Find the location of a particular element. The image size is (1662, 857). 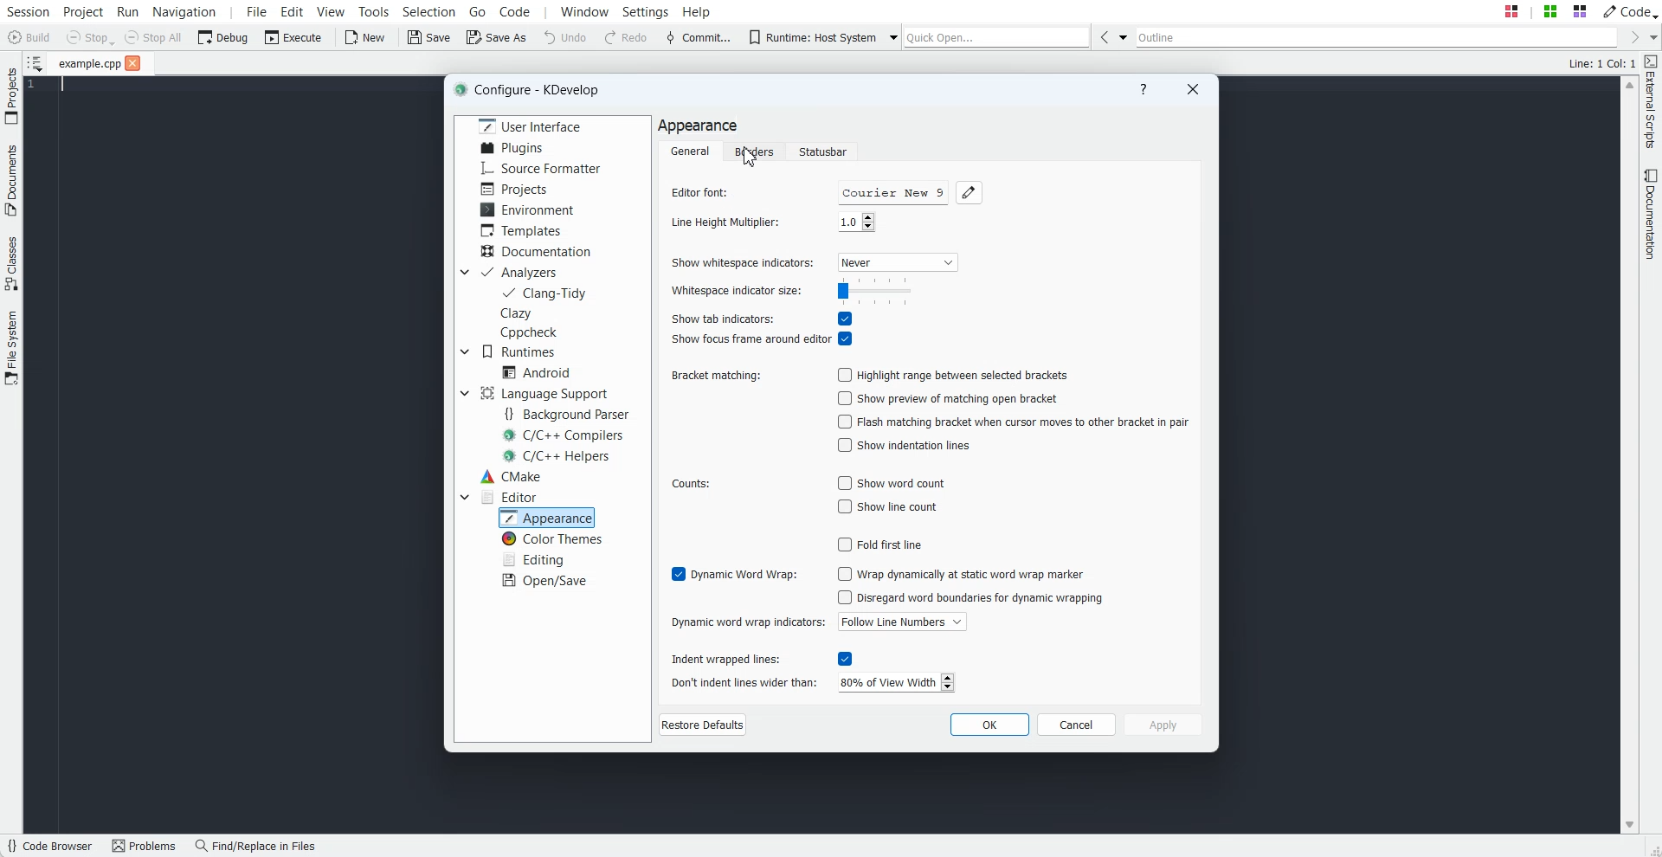

Projects is located at coordinates (518, 188).